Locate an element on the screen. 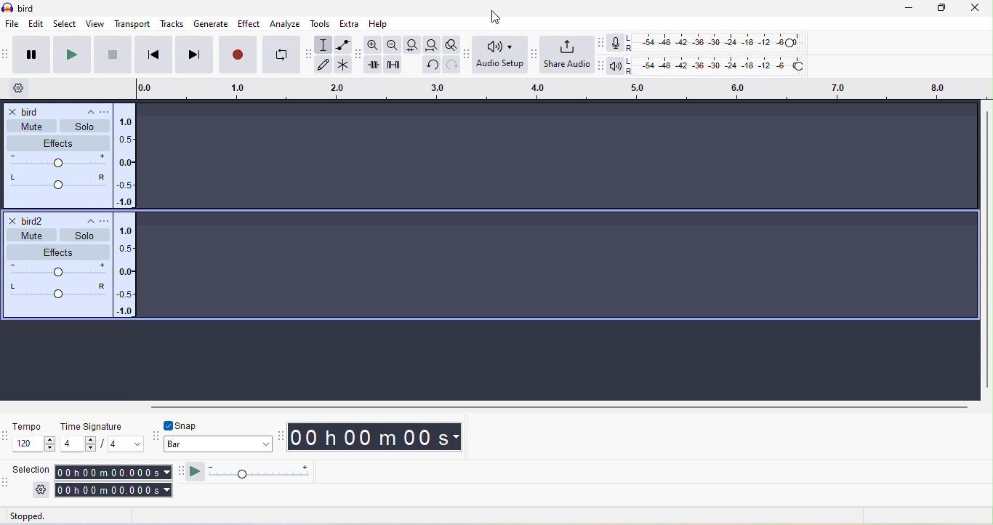 The width and height of the screenshot is (993, 525). skip to end is located at coordinates (196, 55).